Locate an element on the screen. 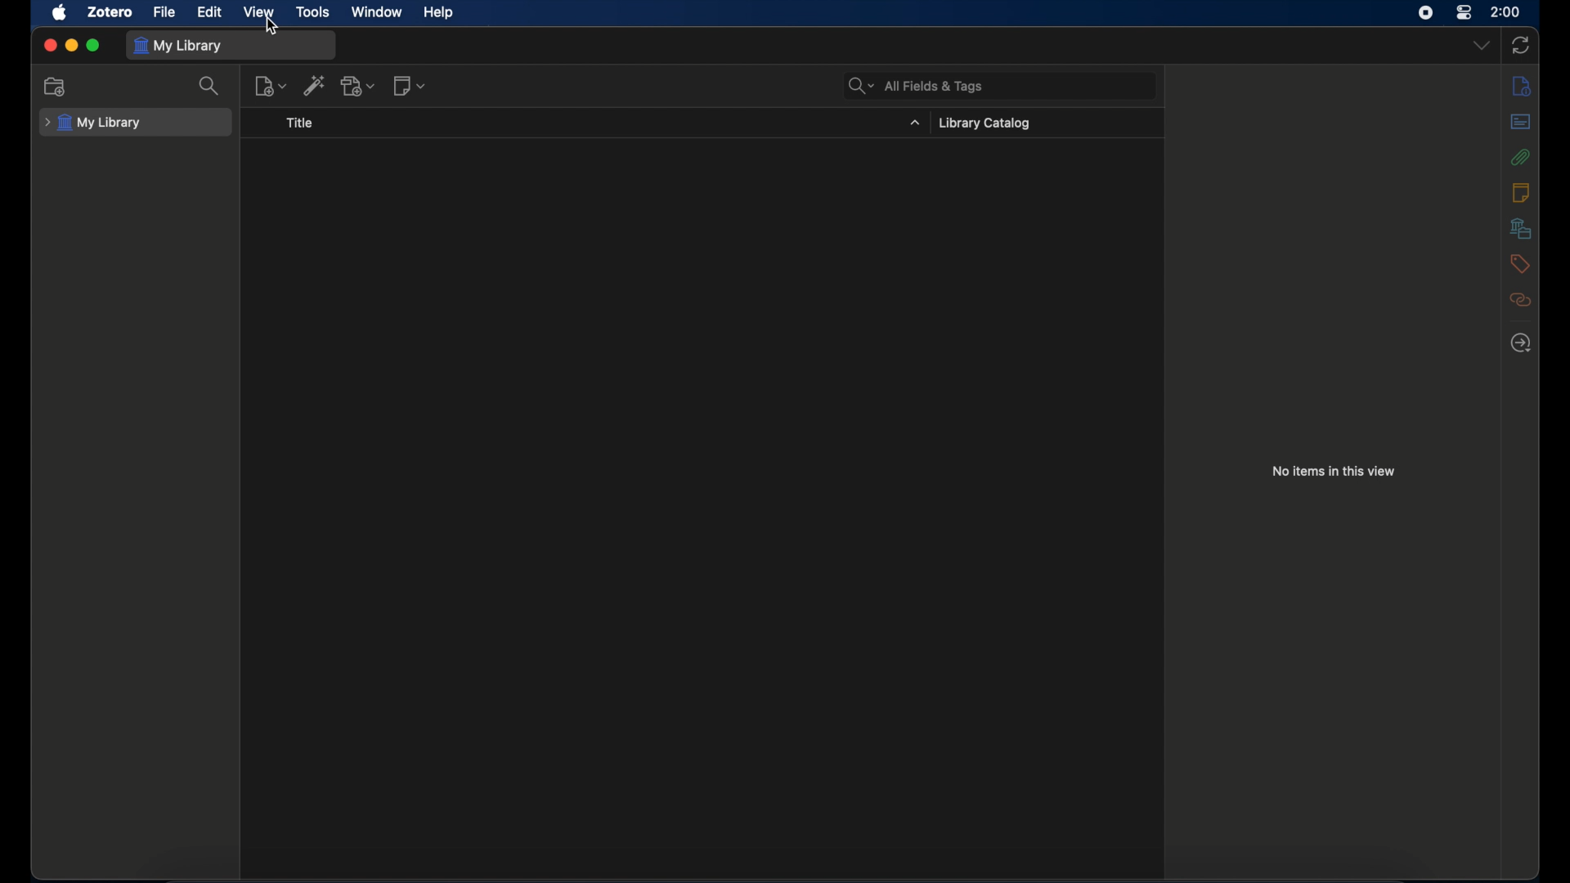 Image resolution: width=1570 pixels, height=883 pixels. all fields & tags is located at coordinates (914, 87).